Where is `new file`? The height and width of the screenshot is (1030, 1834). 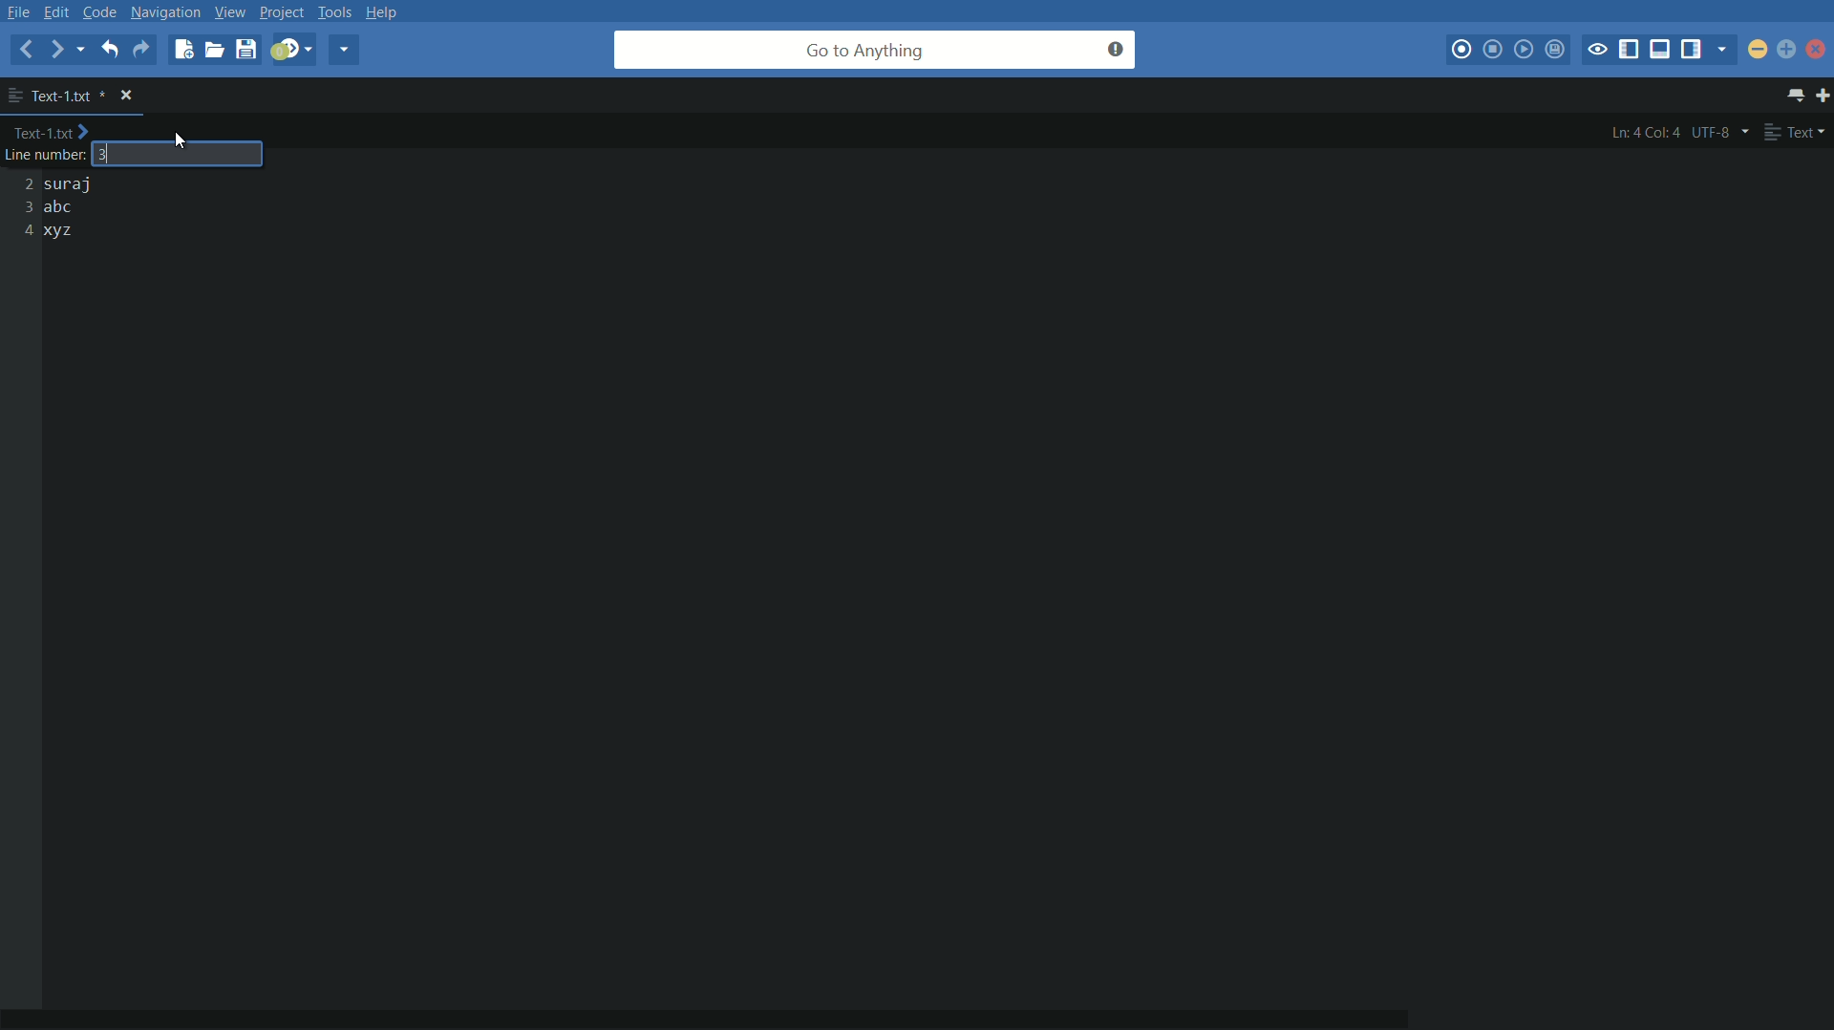 new file is located at coordinates (181, 50).